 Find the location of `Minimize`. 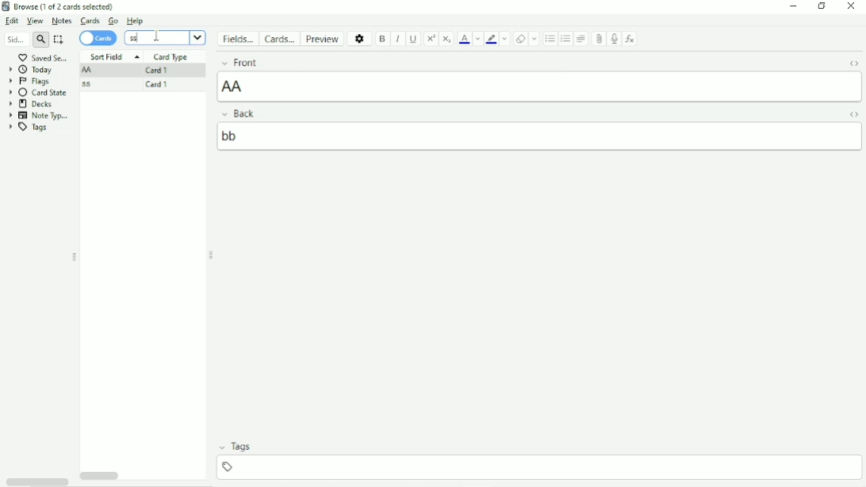

Minimize is located at coordinates (792, 6).